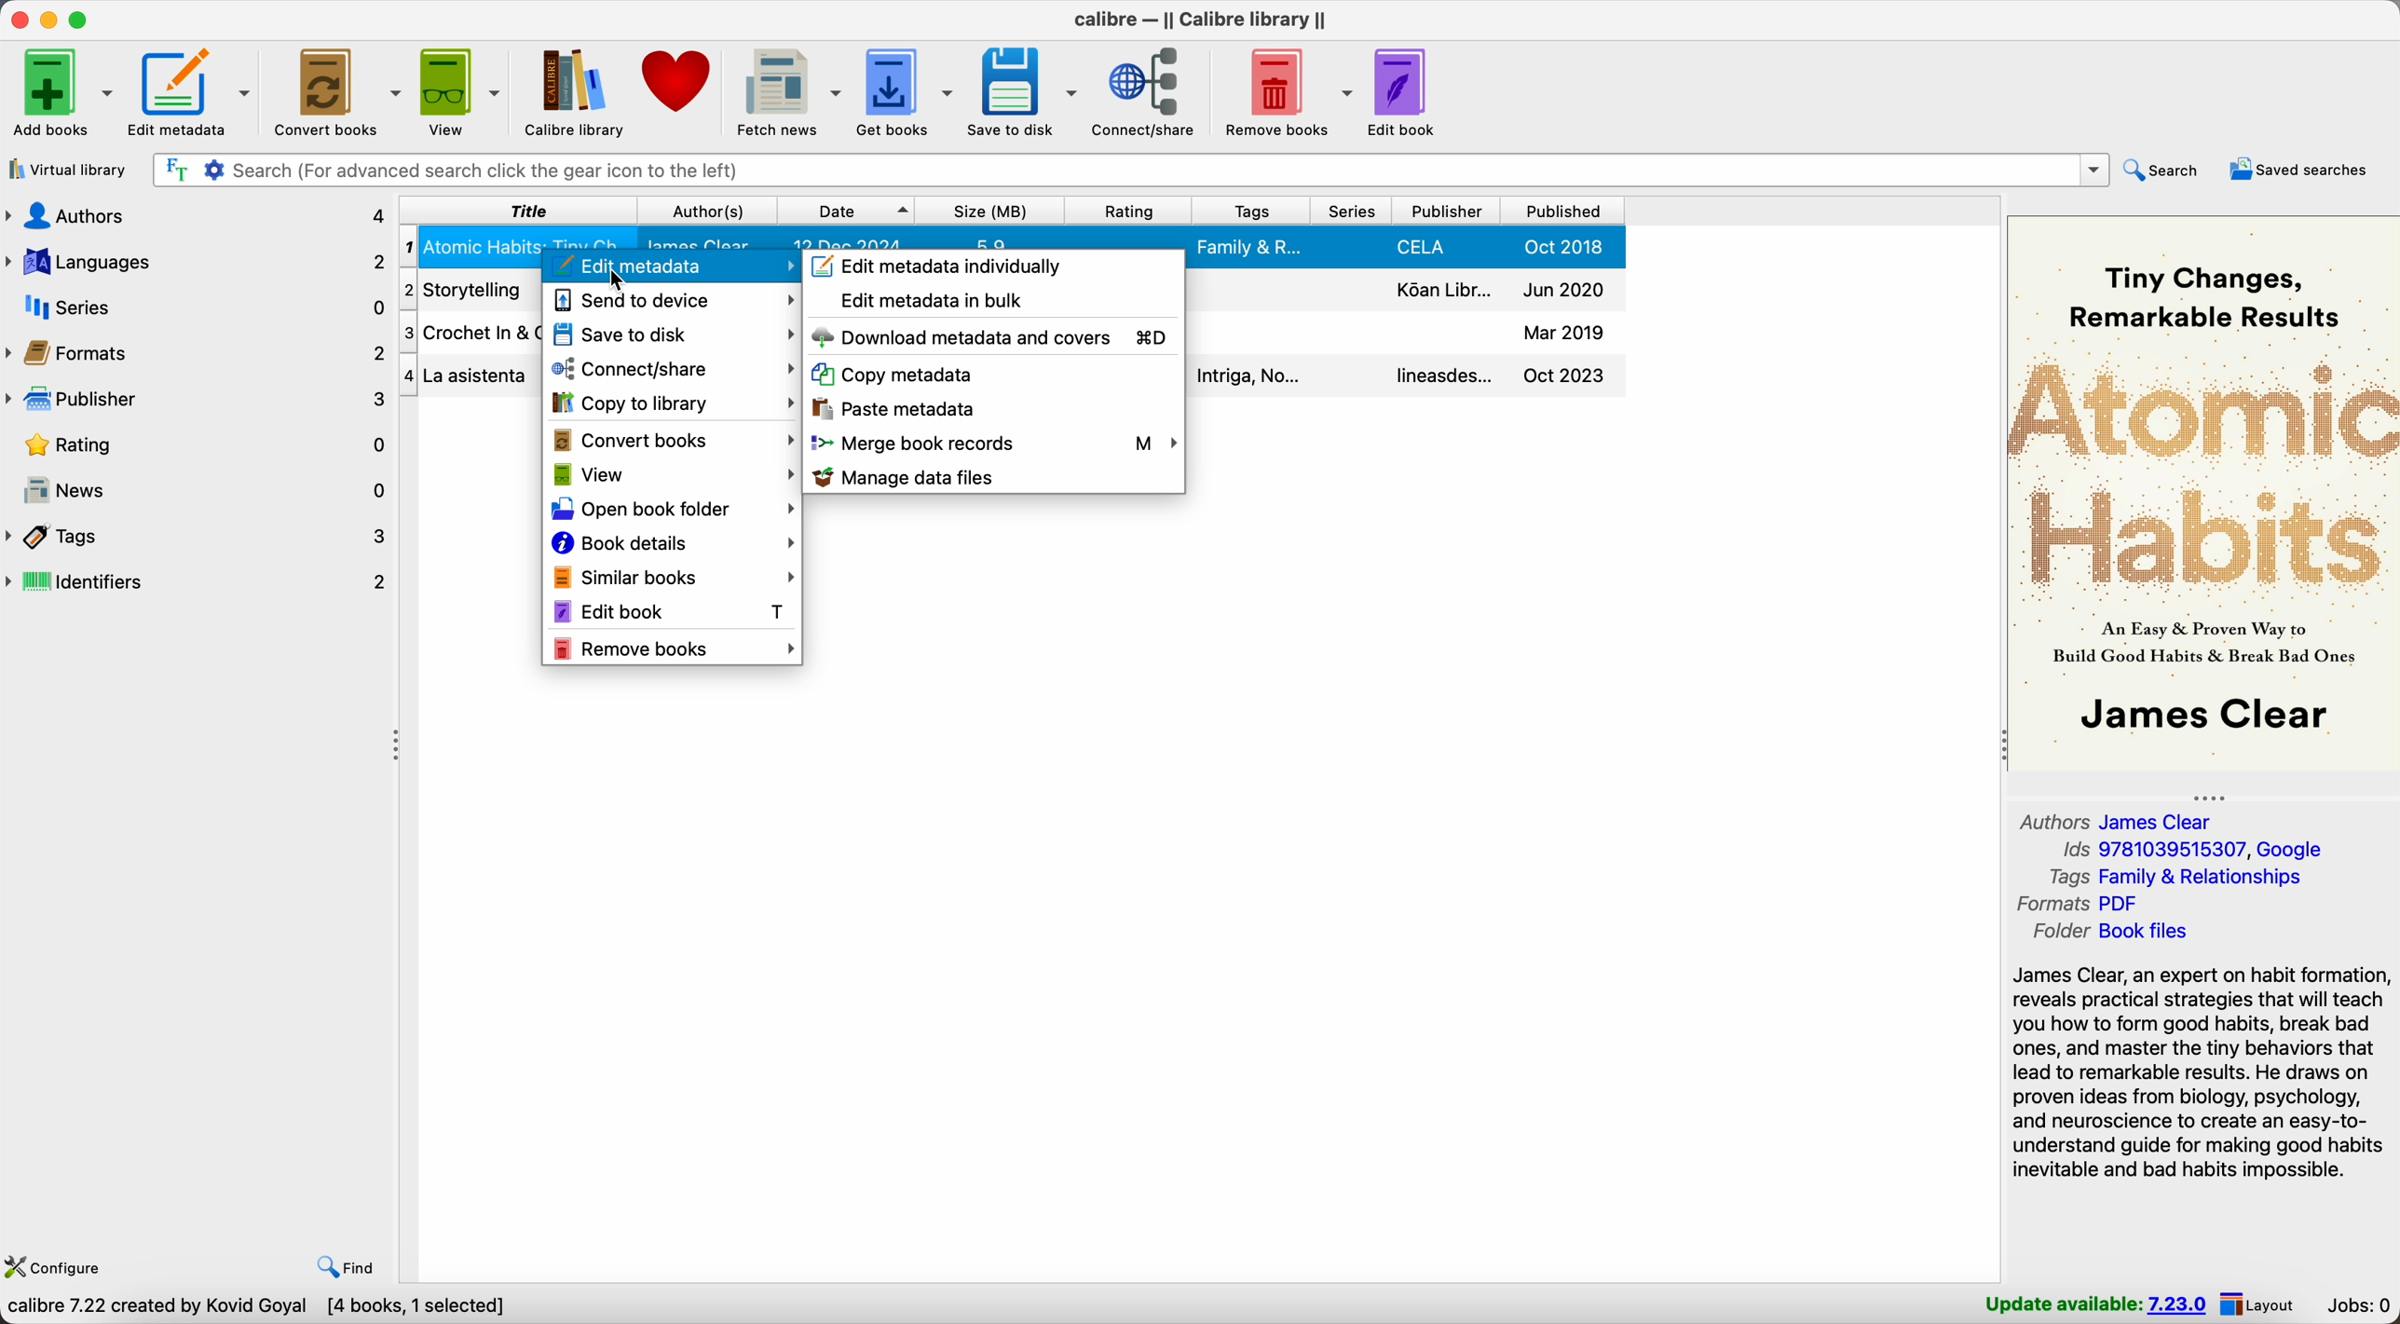 Image resolution: width=2400 pixels, height=1324 pixels. Describe the element at coordinates (676, 612) in the screenshot. I see `edit book` at that location.